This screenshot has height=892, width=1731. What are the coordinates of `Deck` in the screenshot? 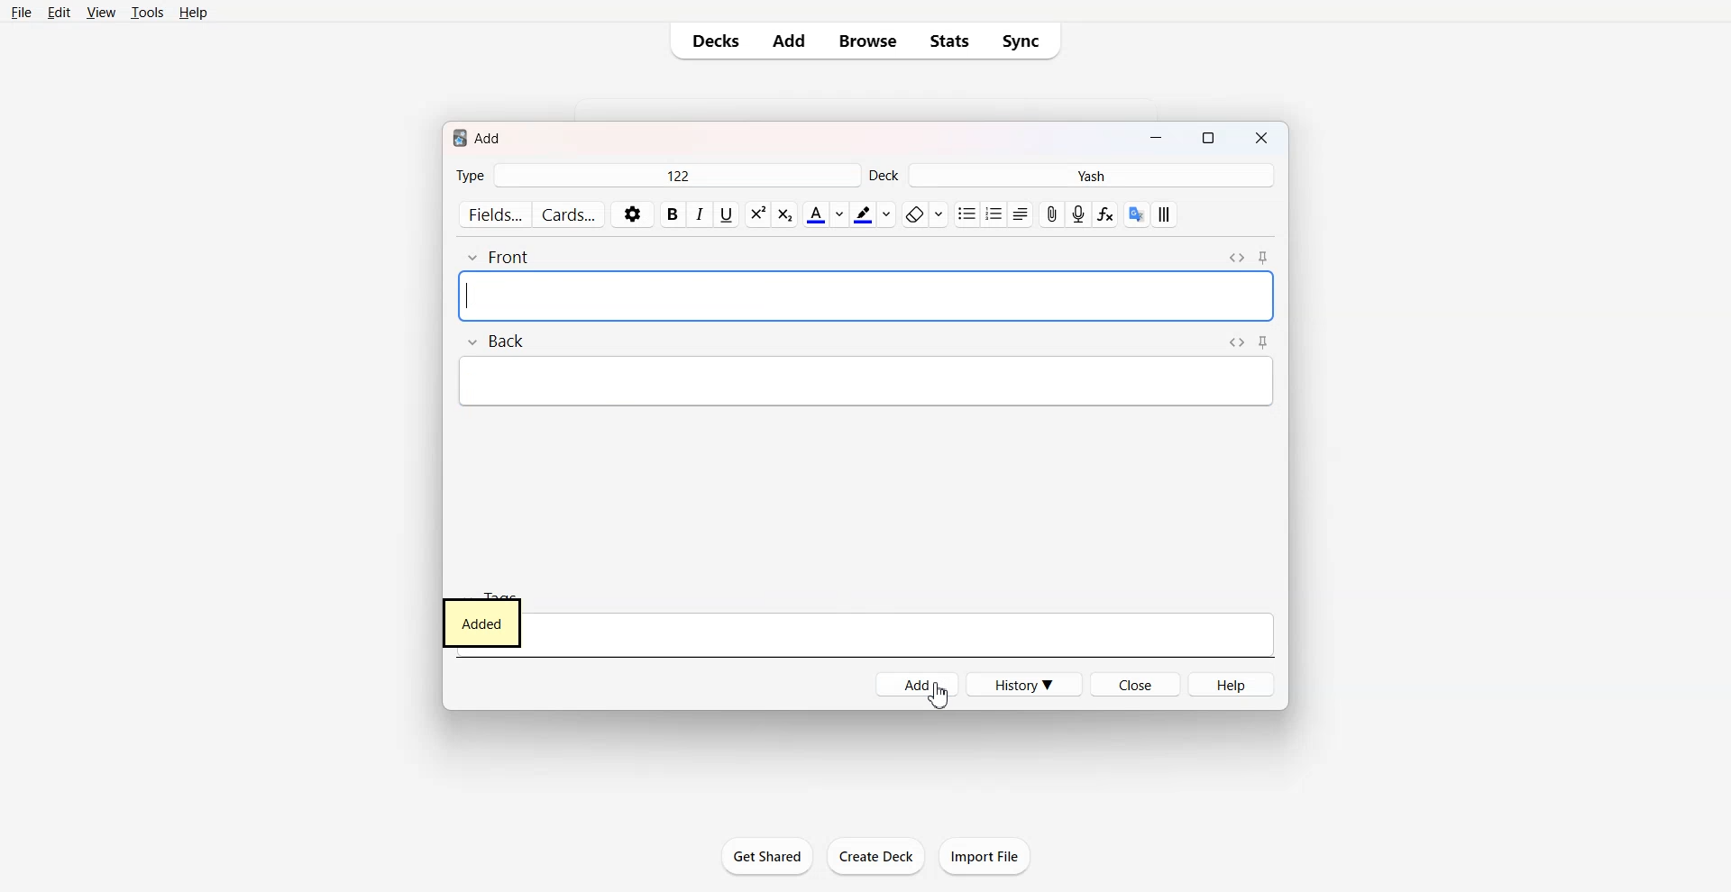 It's located at (1072, 176).